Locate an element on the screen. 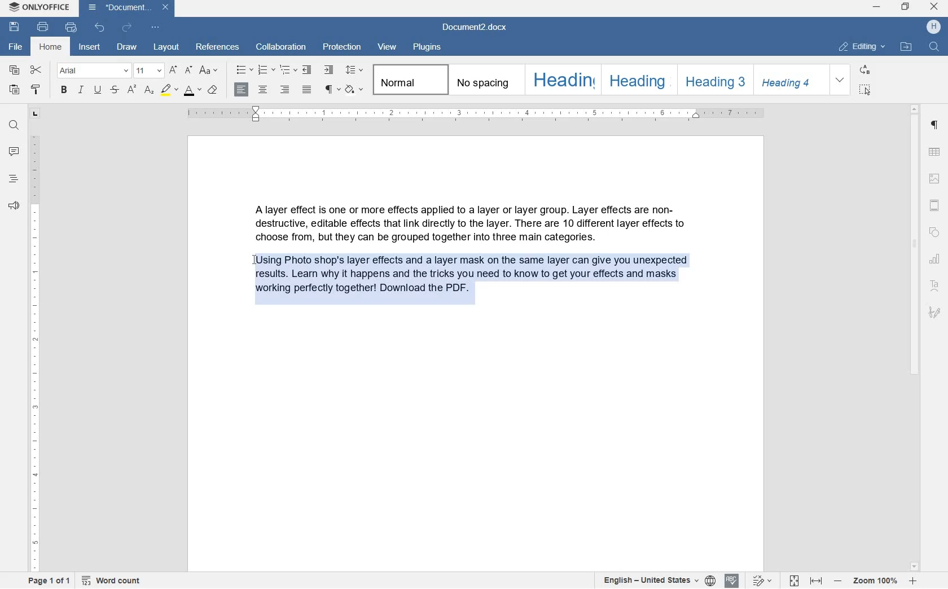 Image resolution: width=948 pixels, height=589 pixels. HP is located at coordinates (933, 28).